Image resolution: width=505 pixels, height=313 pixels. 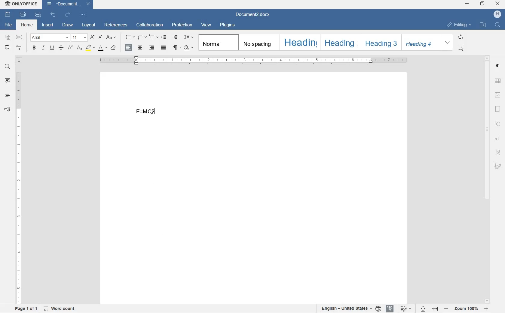 I want to click on Heading 1, so click(x=299, y=42).